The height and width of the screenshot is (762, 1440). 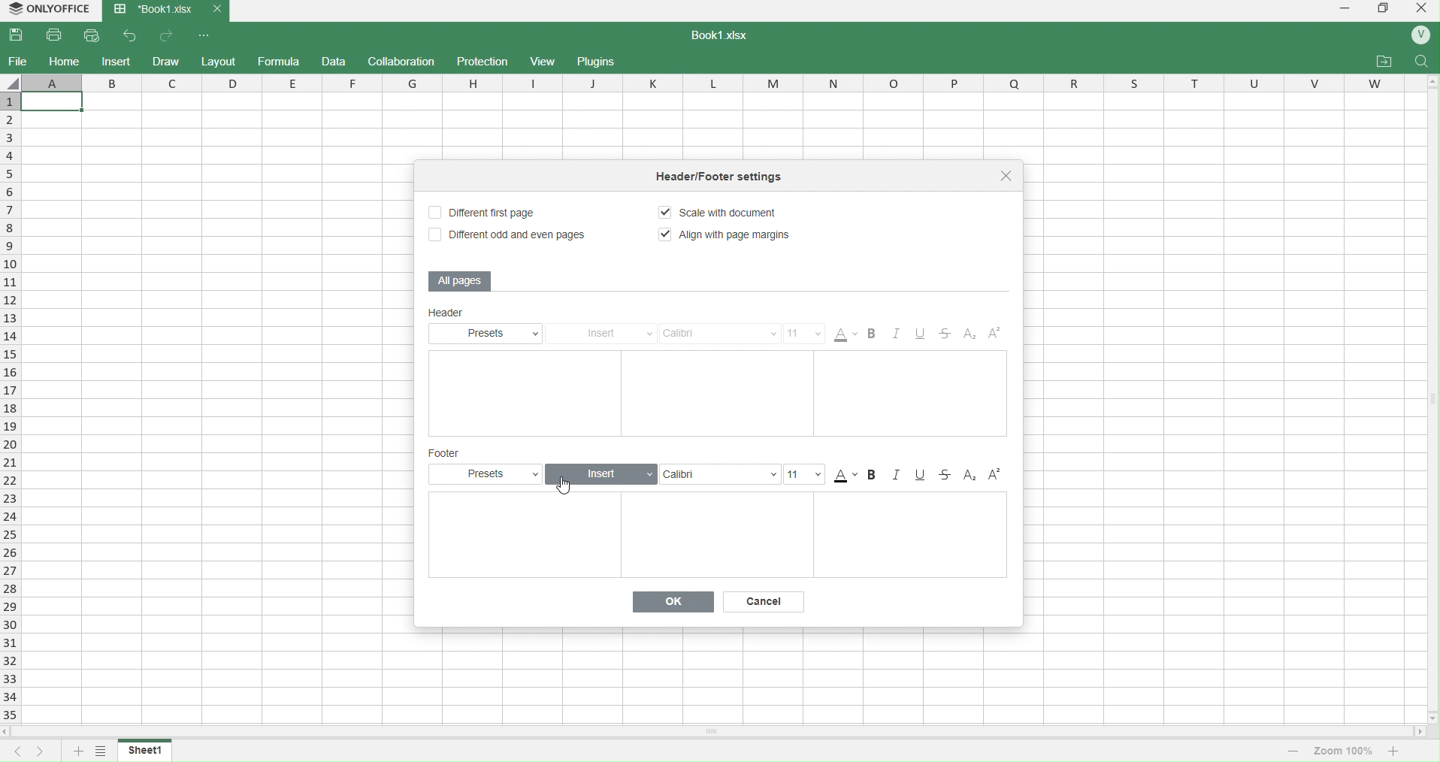 I want to click on tittle, so click(x=738, y=179).